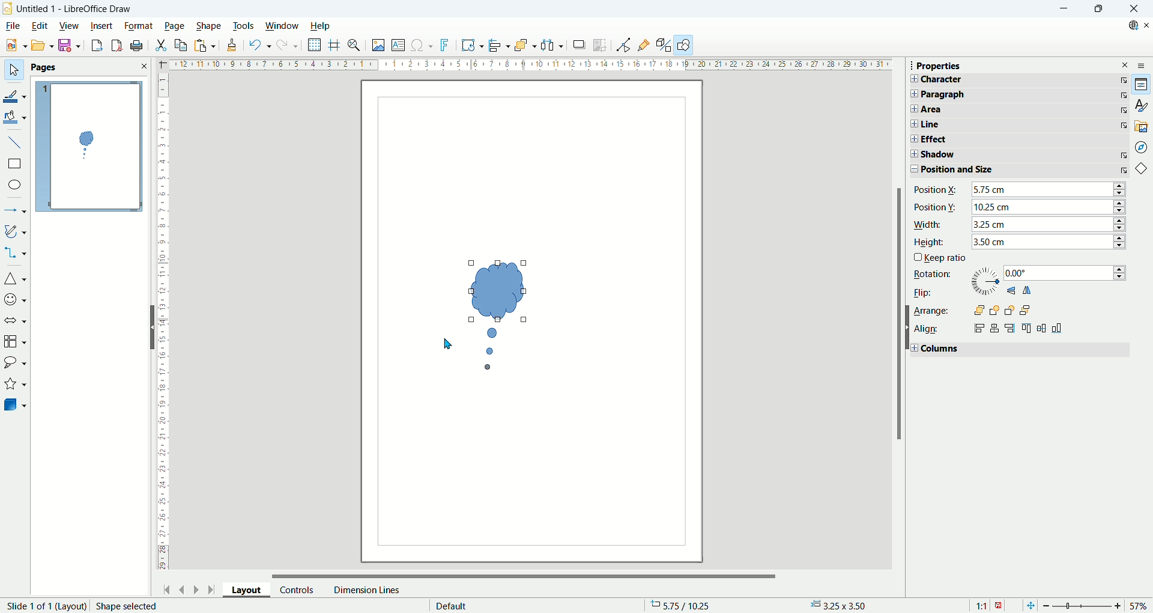  Describe the element at coordinates (995, 311) in the screenshot. I see `Forward one` at that location.